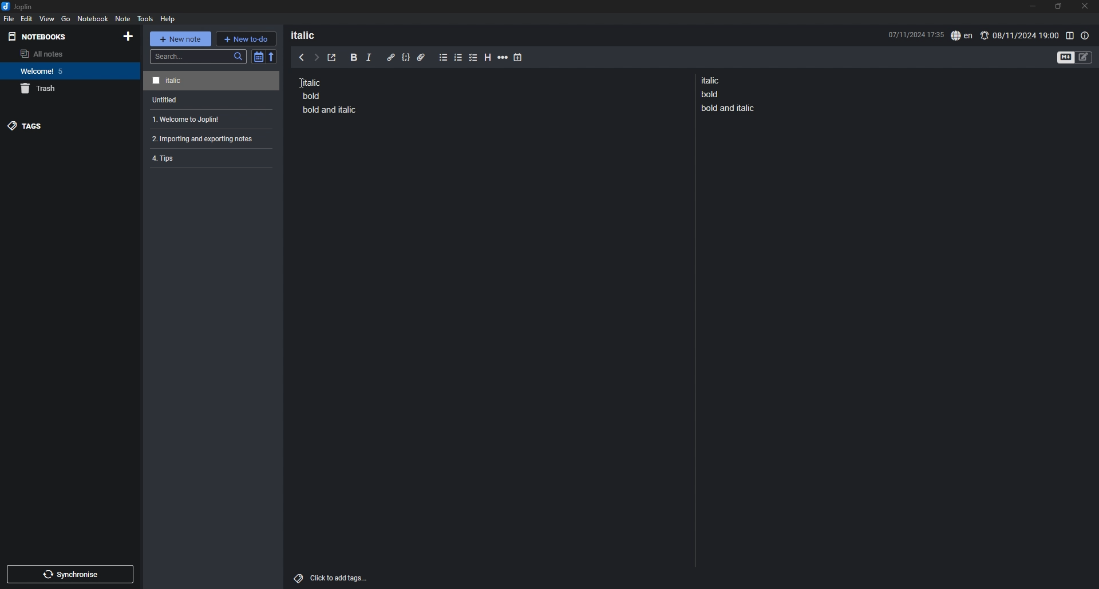 This screenshot has height=589, width=1099. What do you see at coordinates (40, 37) in the screenshot?
I see `notebooks` at bounding box center [40, 37].